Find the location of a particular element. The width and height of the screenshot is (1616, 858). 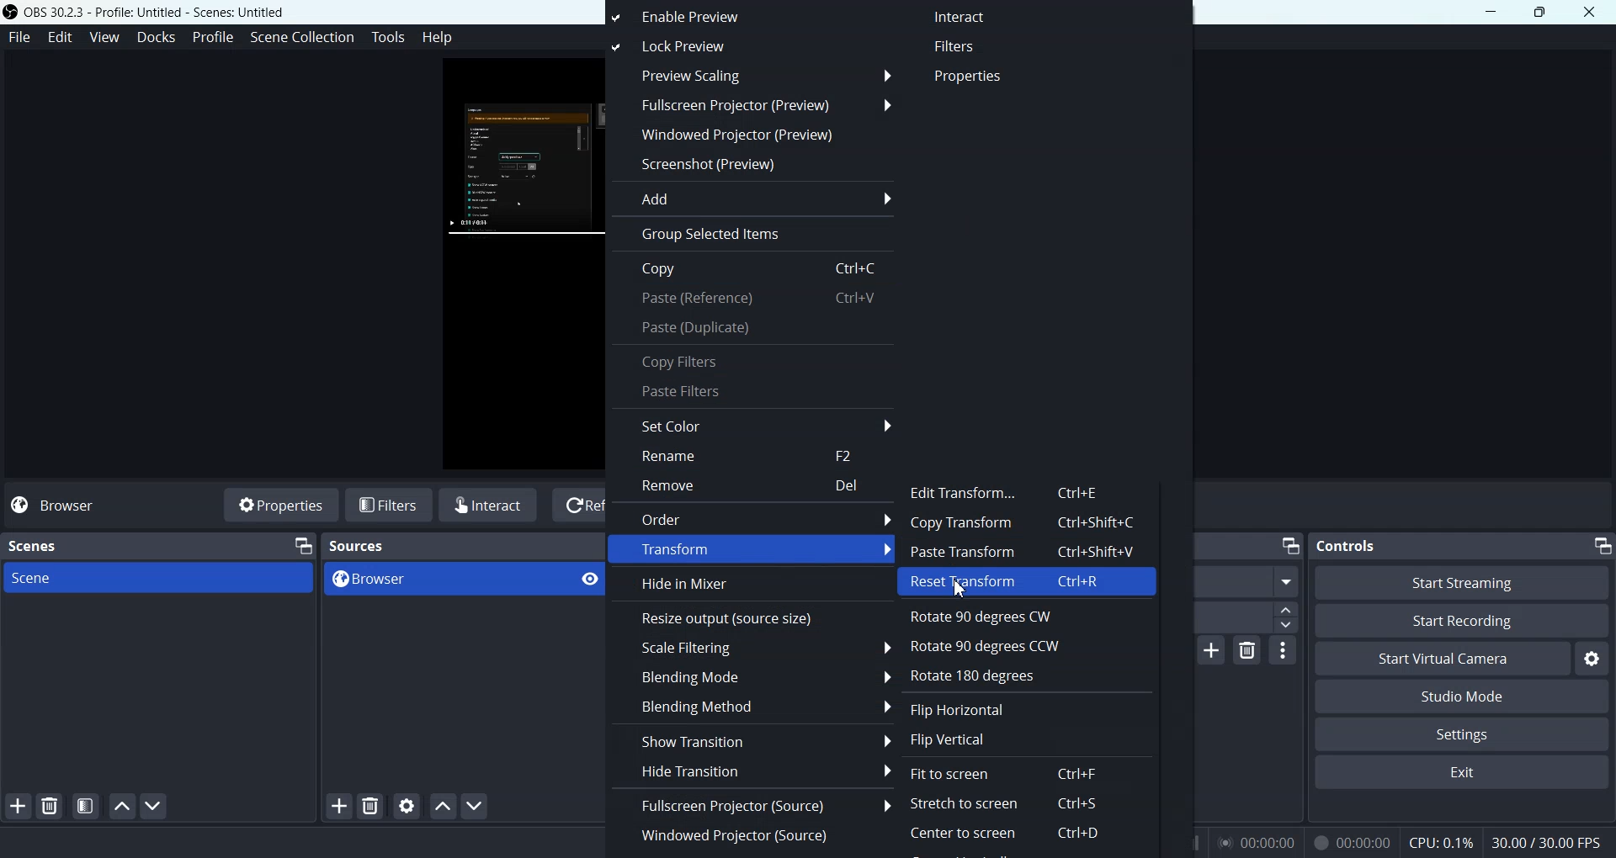

Move scene Up is located at coordinates (119, 806).